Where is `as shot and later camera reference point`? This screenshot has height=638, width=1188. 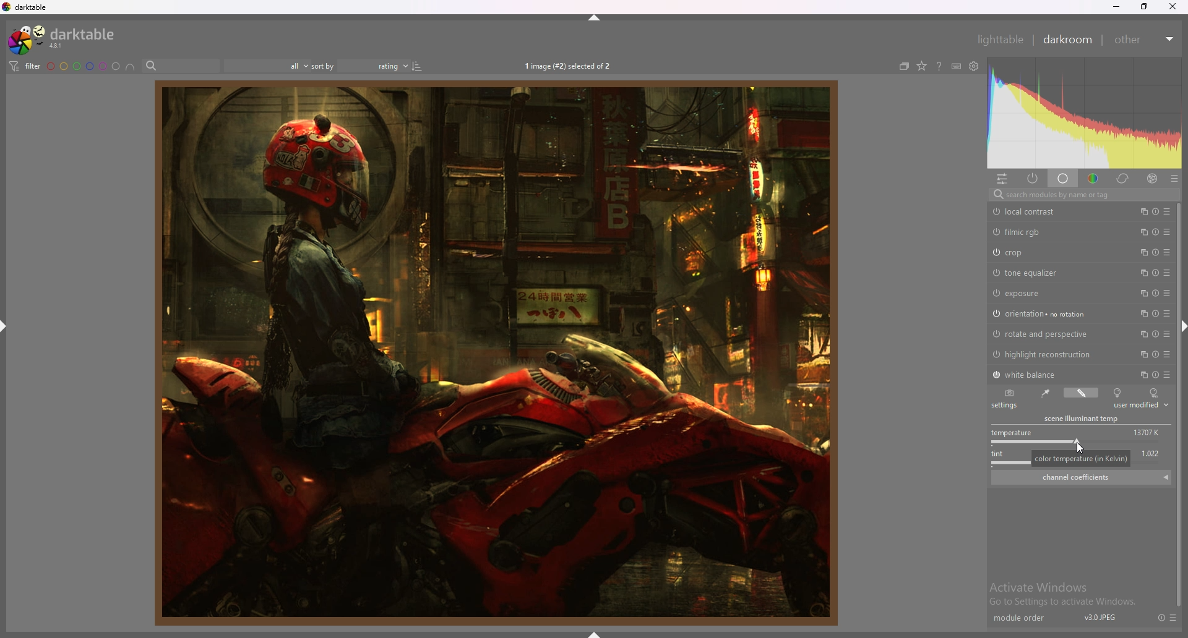 as shot and later camera reference point is located at coordinates (1154, 393).